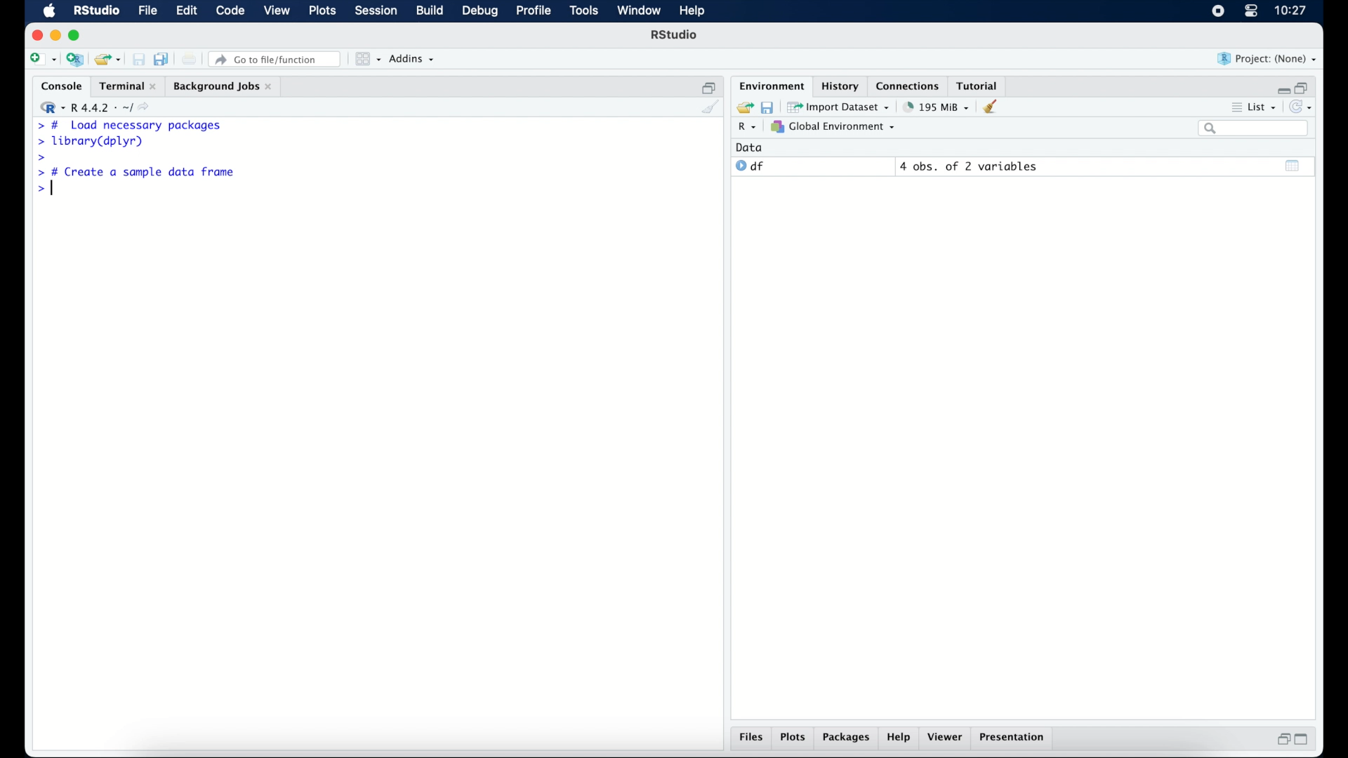 The image size is (1348, 758). What do you see at coordinates (223, 86) in the screenshot?
I see `background jobs` at bounding box center [223, 86].